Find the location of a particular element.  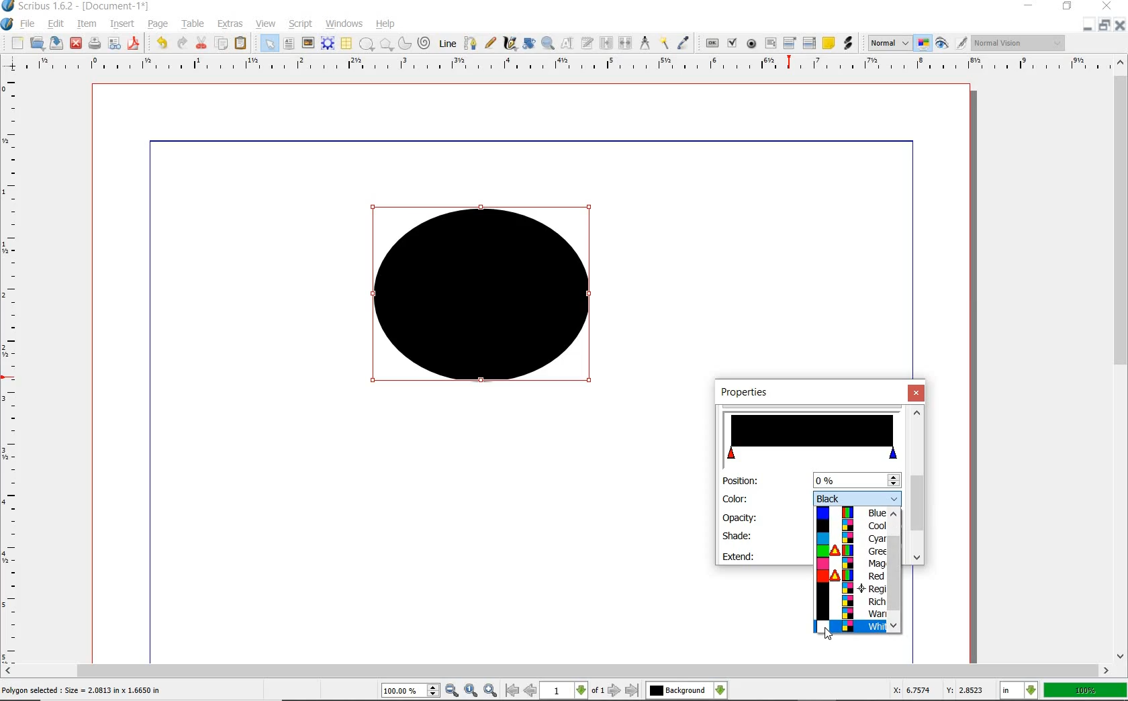

ROTATE ITEM is located at coordinates (528, 42).